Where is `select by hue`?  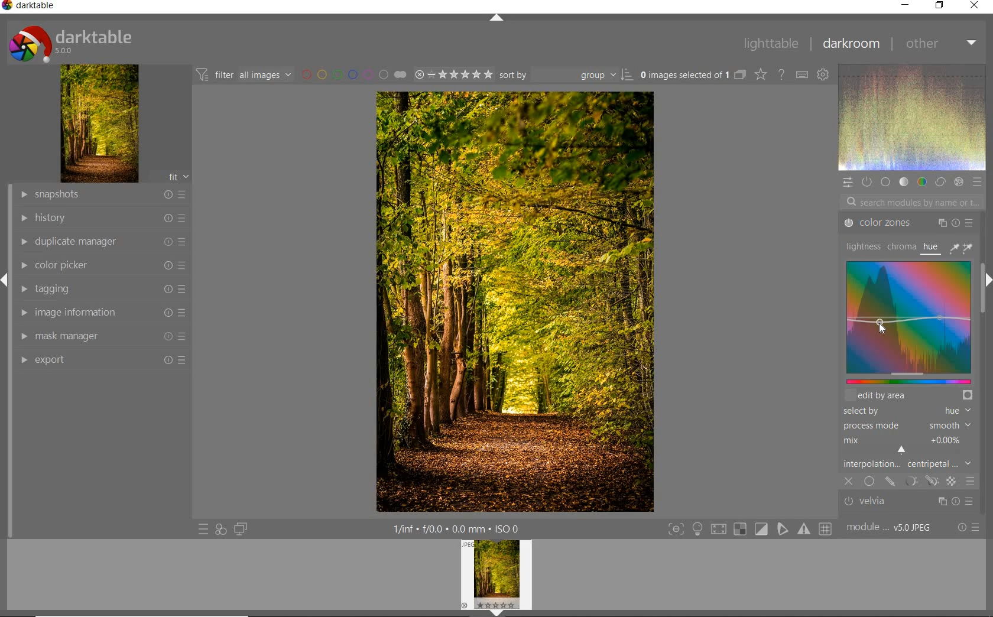 select by hue is located at coordinates (906, 410).